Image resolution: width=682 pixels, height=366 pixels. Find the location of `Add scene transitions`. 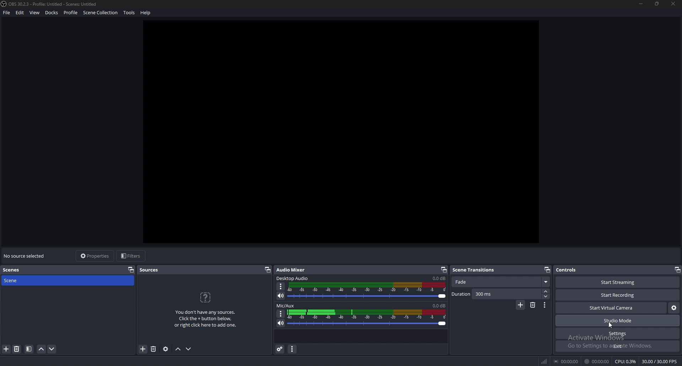

Add scene transitions is located at coordinates (520, 305).